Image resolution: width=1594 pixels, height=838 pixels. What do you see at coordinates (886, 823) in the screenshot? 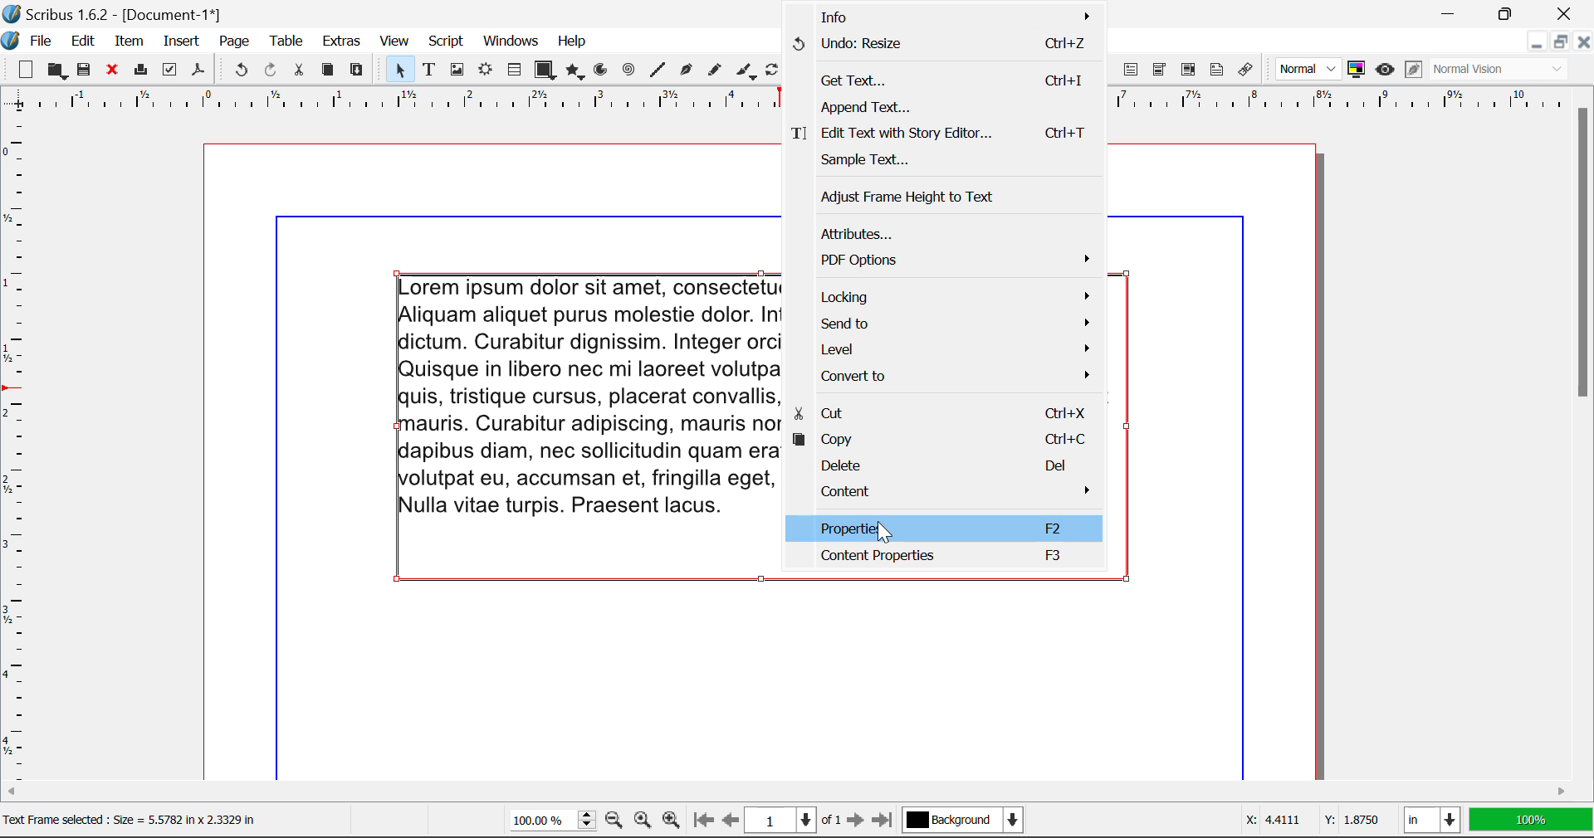
I see `Last Page` at bounding box center [886, 823].